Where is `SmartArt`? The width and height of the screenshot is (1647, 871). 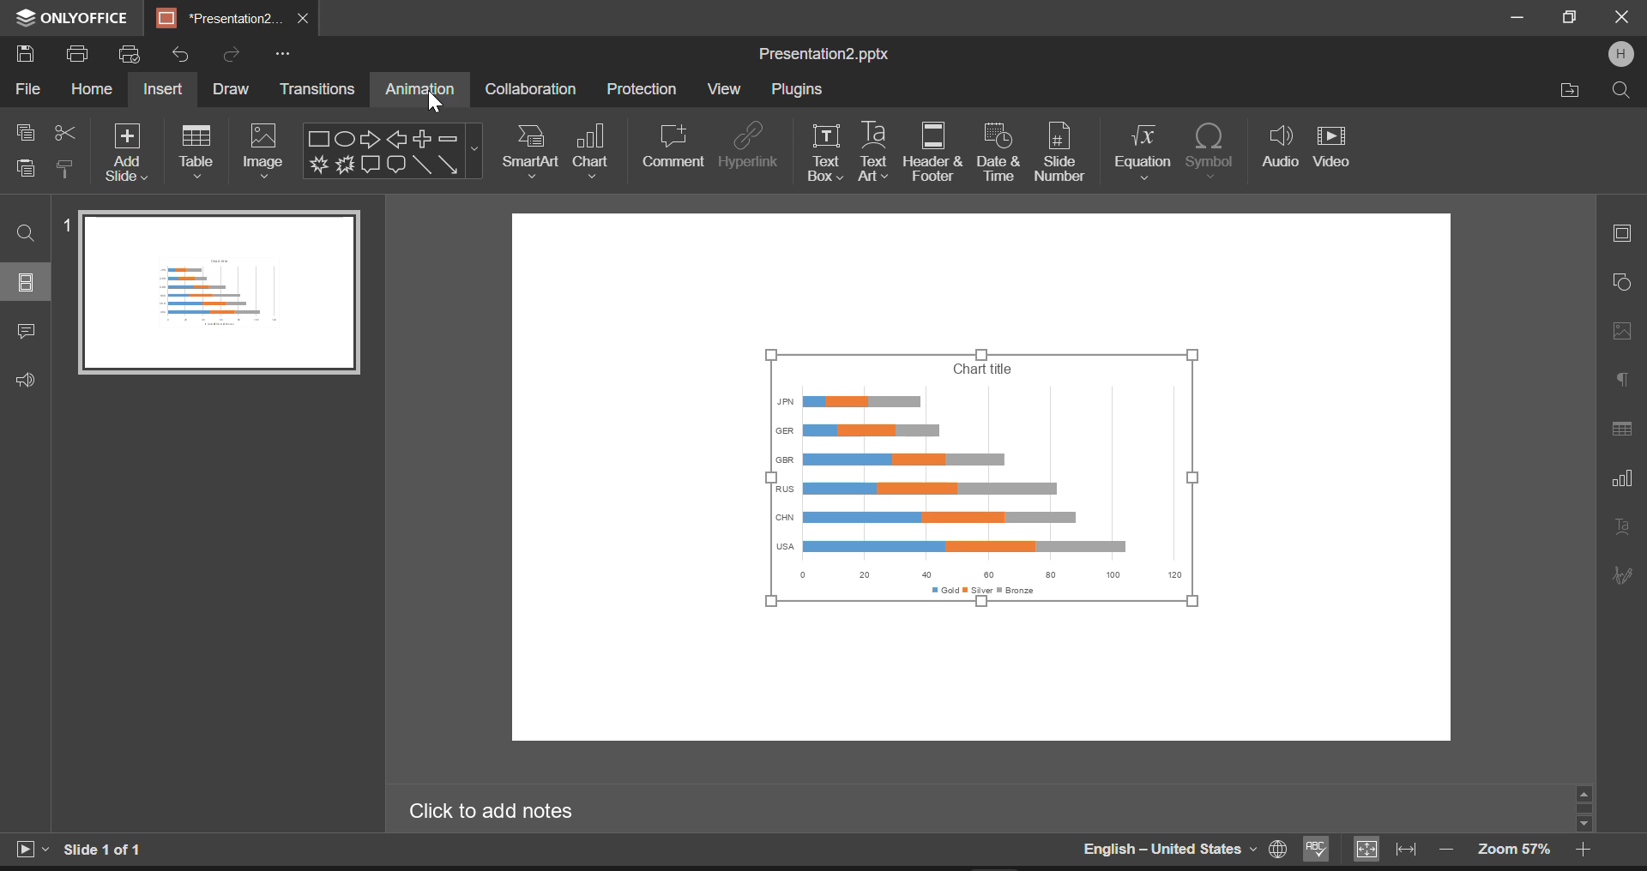 SmartArt is located at coordinates (531, 153).